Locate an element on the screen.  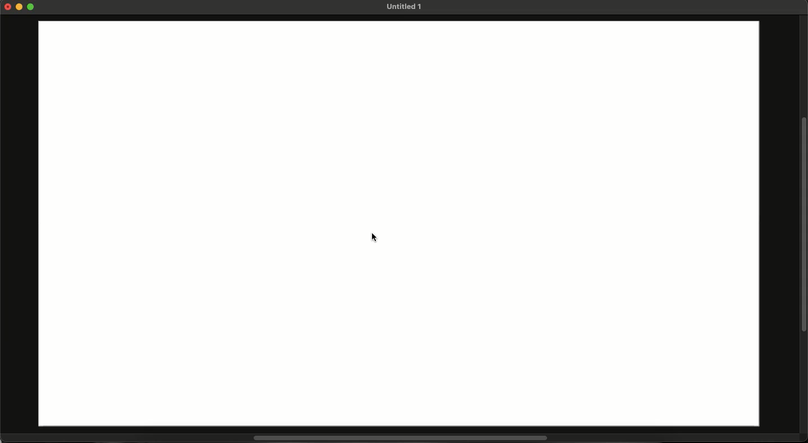
Maximize is located at coordinates (32, 8).